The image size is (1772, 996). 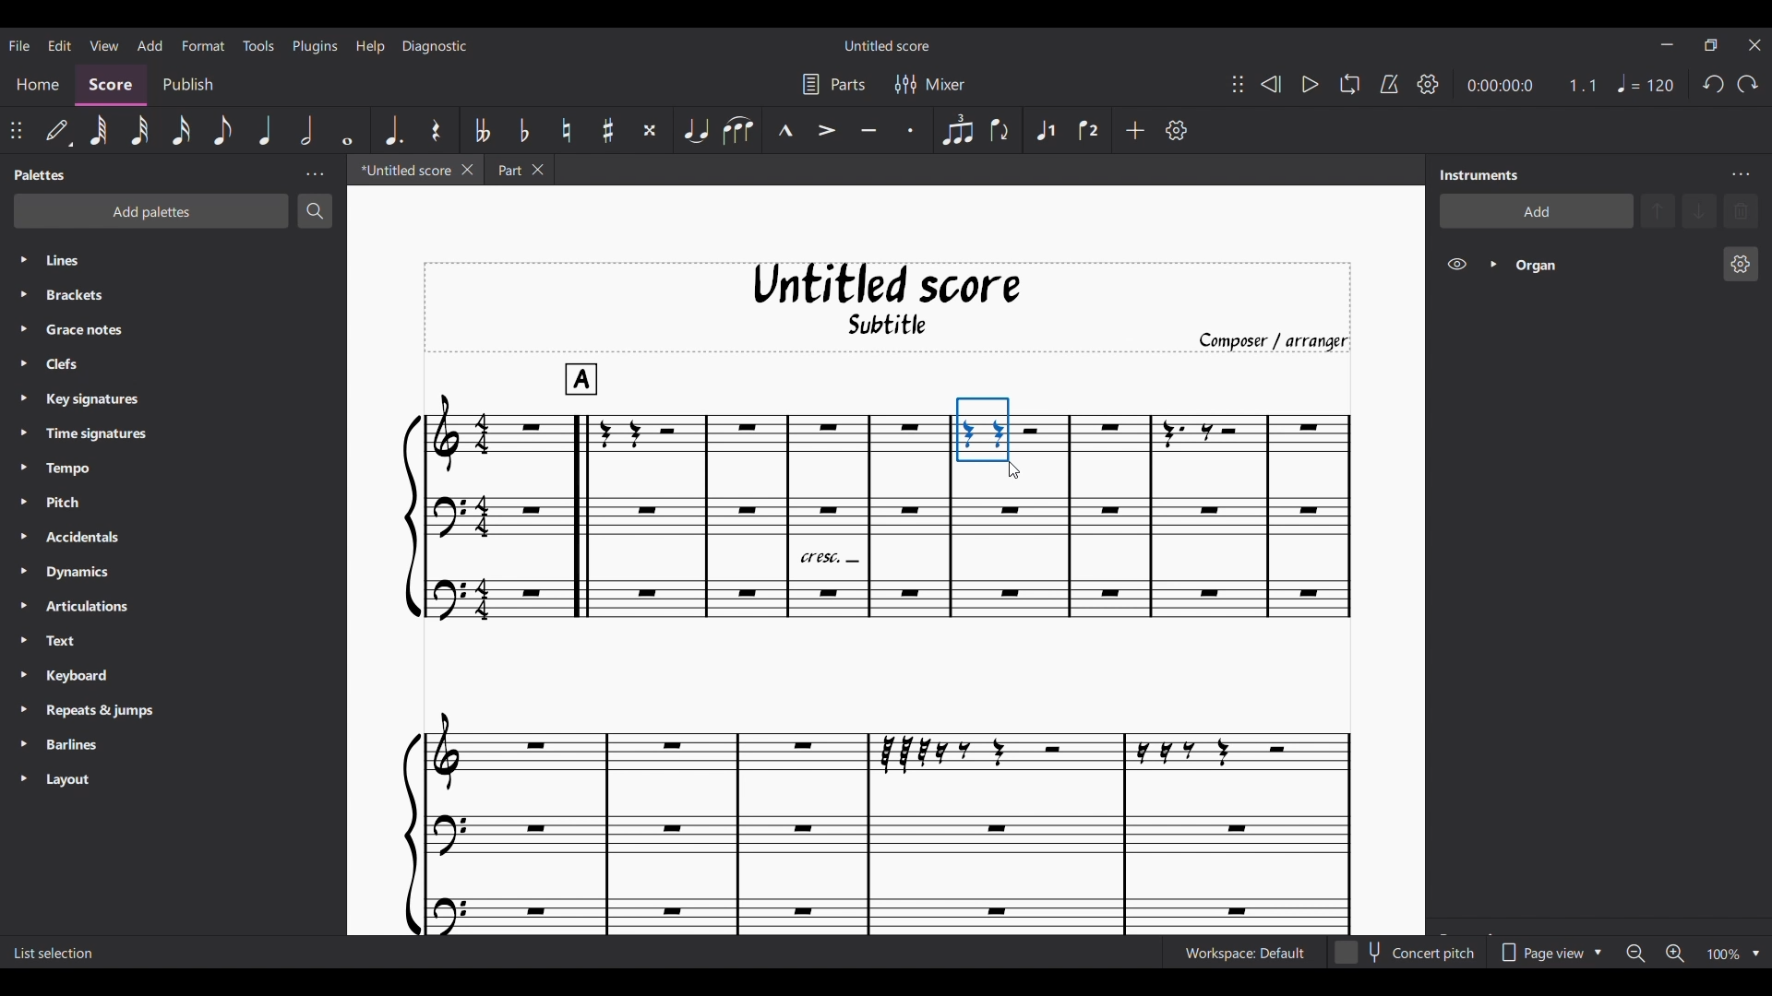 I want to click on View menu, so click(x=104, y=44).